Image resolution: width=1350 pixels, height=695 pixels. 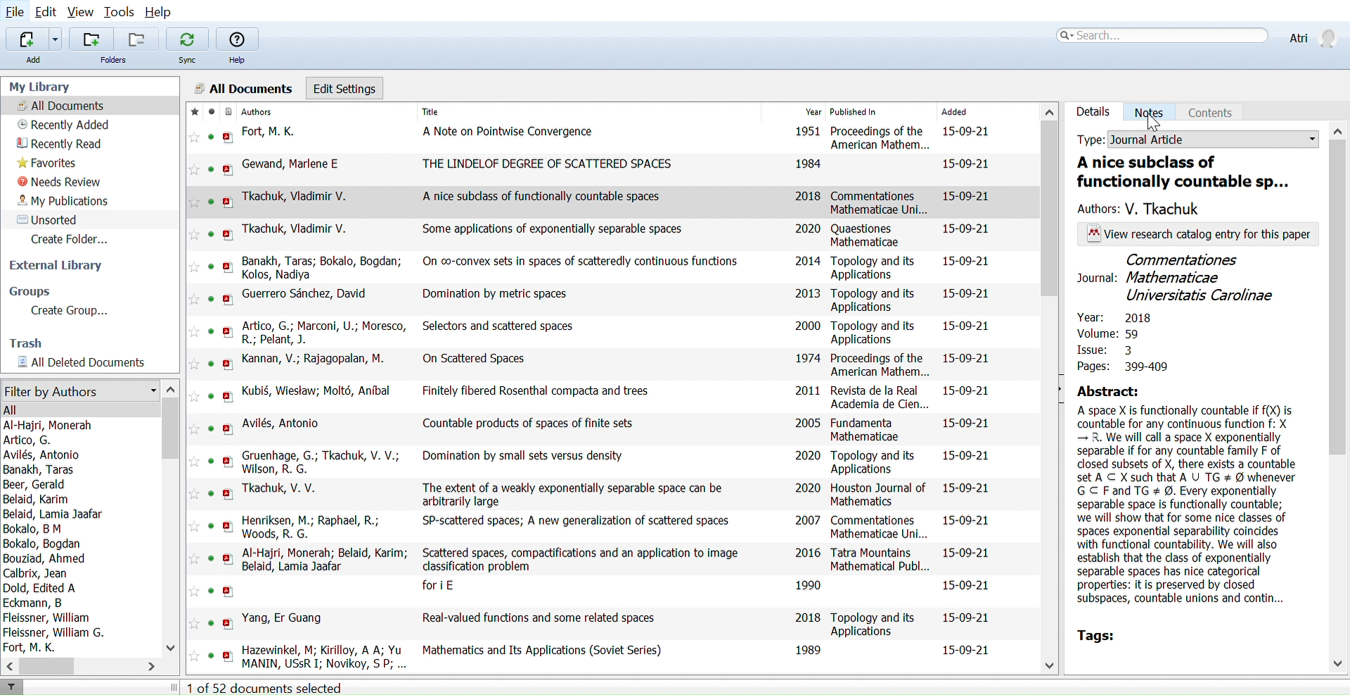 What do you see at coordinates (809, 132) in the screenshot?
I see `1951` at bounding box center [809, 132].